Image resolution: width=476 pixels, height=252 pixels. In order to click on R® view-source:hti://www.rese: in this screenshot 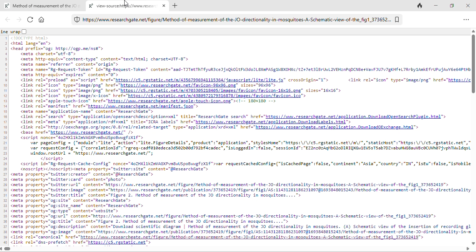, I will do `click(122, 6)`.